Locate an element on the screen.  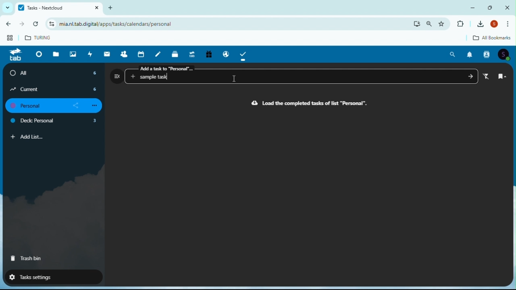
Add list is located at coordinates (27, 137).